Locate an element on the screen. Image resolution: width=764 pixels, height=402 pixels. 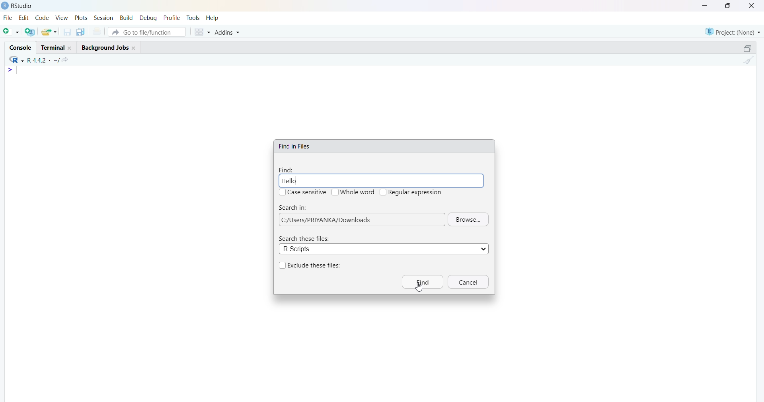
save is located at coordinates (68, 32).